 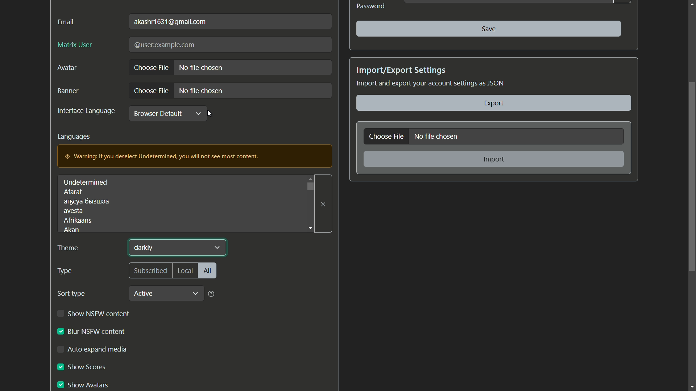 I want to click on text, so click(x=87, y=202).